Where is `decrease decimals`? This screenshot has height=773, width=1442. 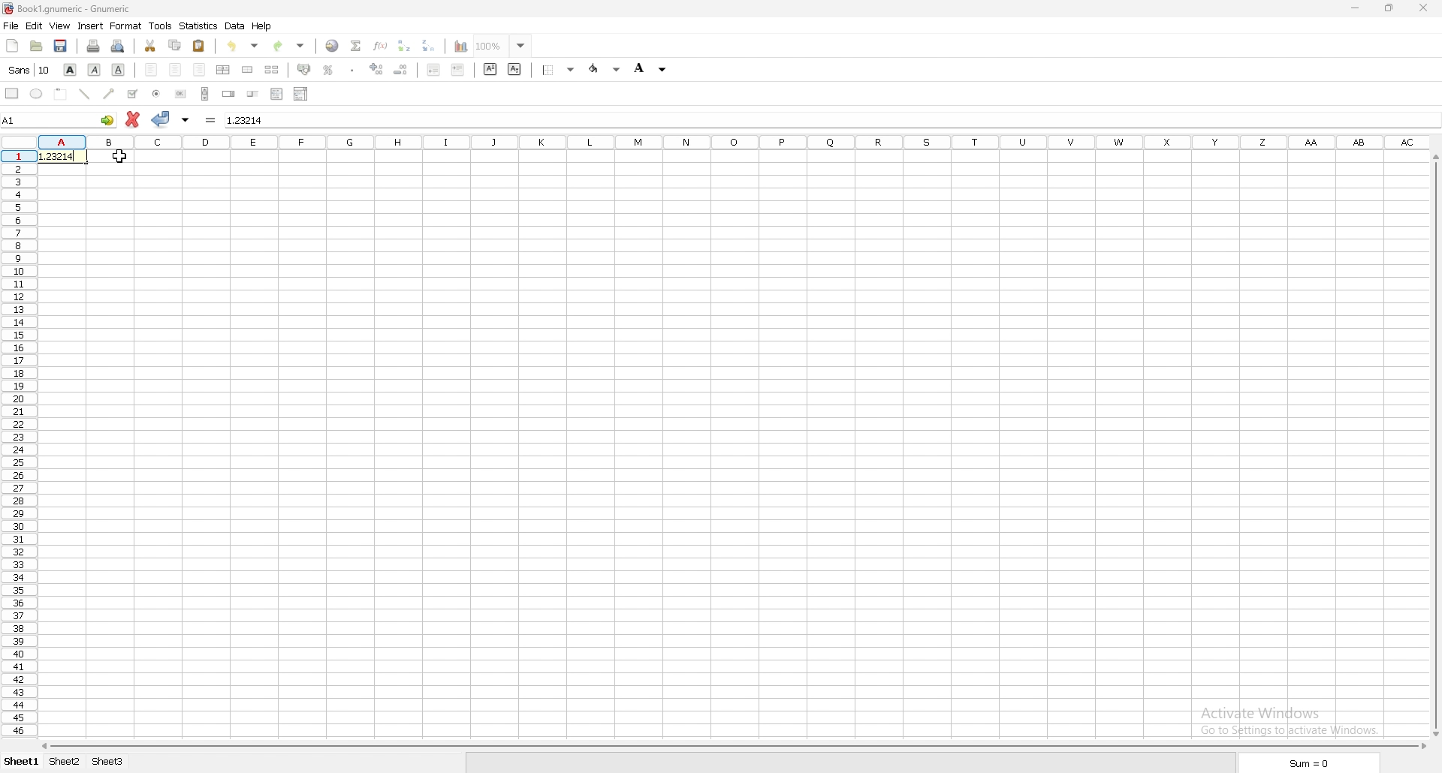
decrease decimals is located at coordinates (401, 69).